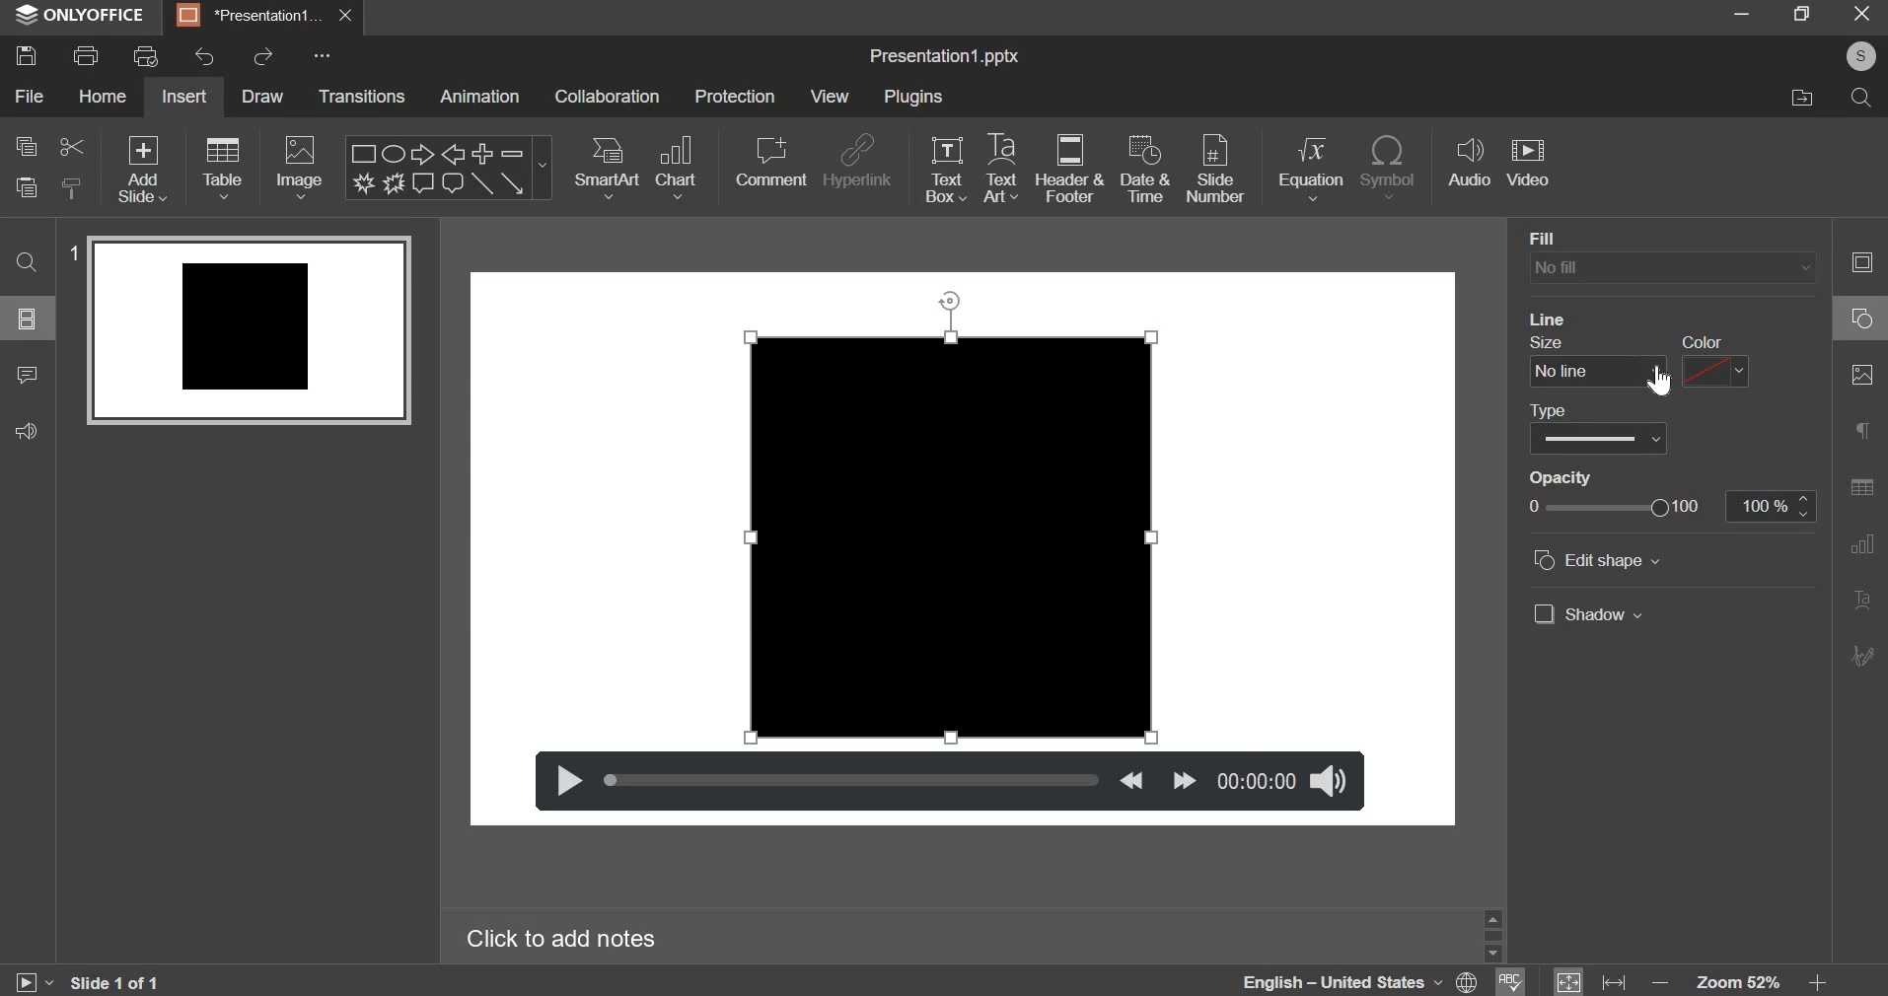 The image size is (1888, 996). Describe the element at coordinates (912, 96) in the screenshot. I see `plugins` at that location.